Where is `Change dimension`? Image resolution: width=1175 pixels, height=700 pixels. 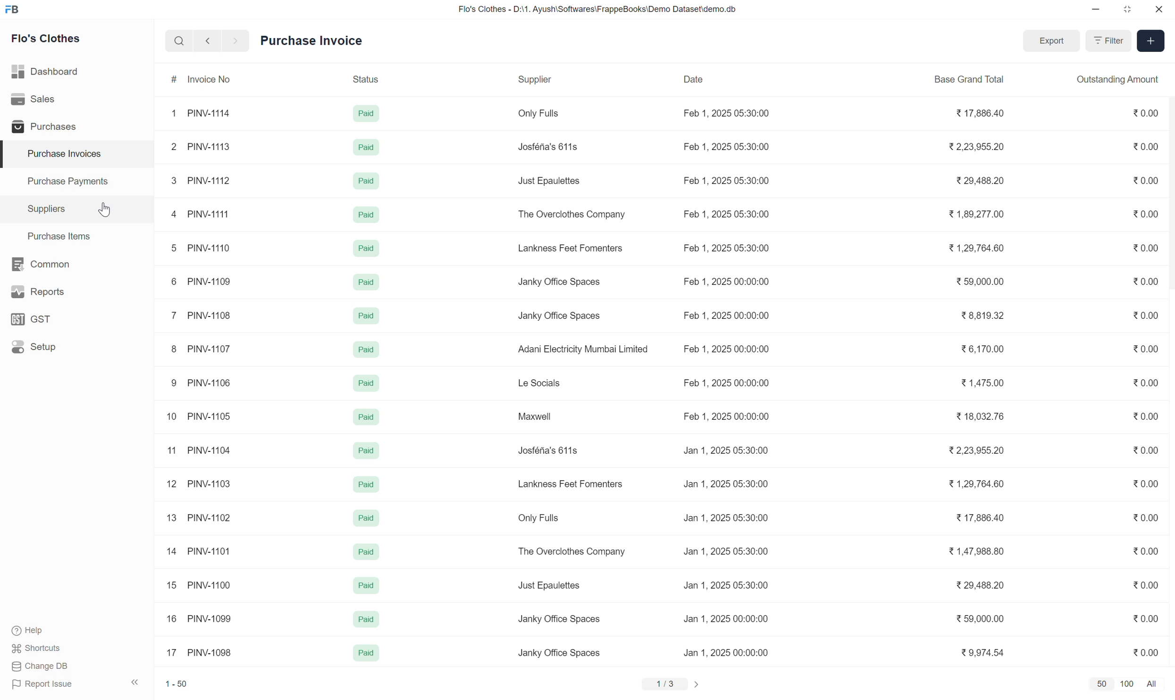
Change dimension is located at coordinates (1127, 9).